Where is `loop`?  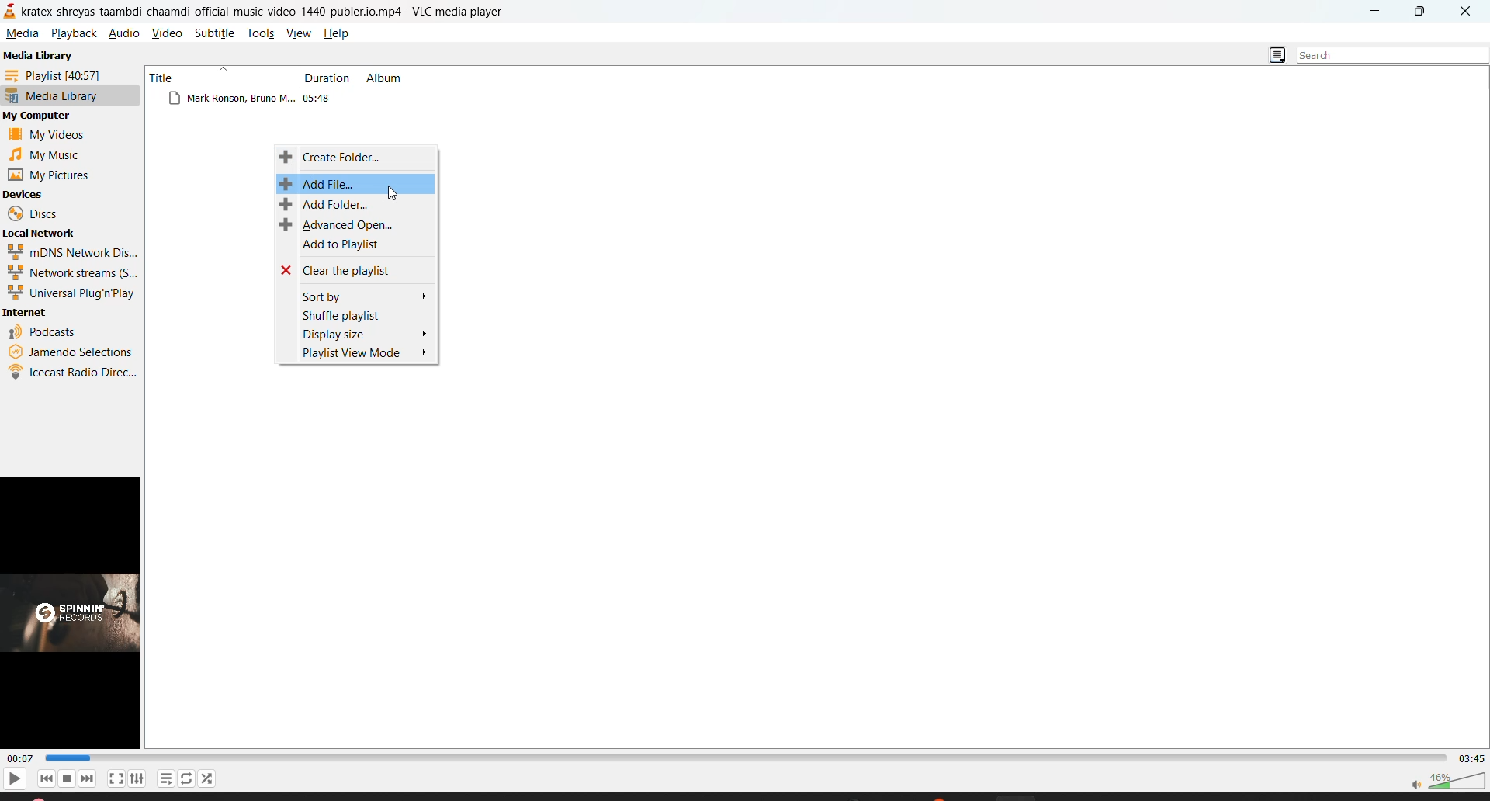 loop is located at coordinates (185, 777).